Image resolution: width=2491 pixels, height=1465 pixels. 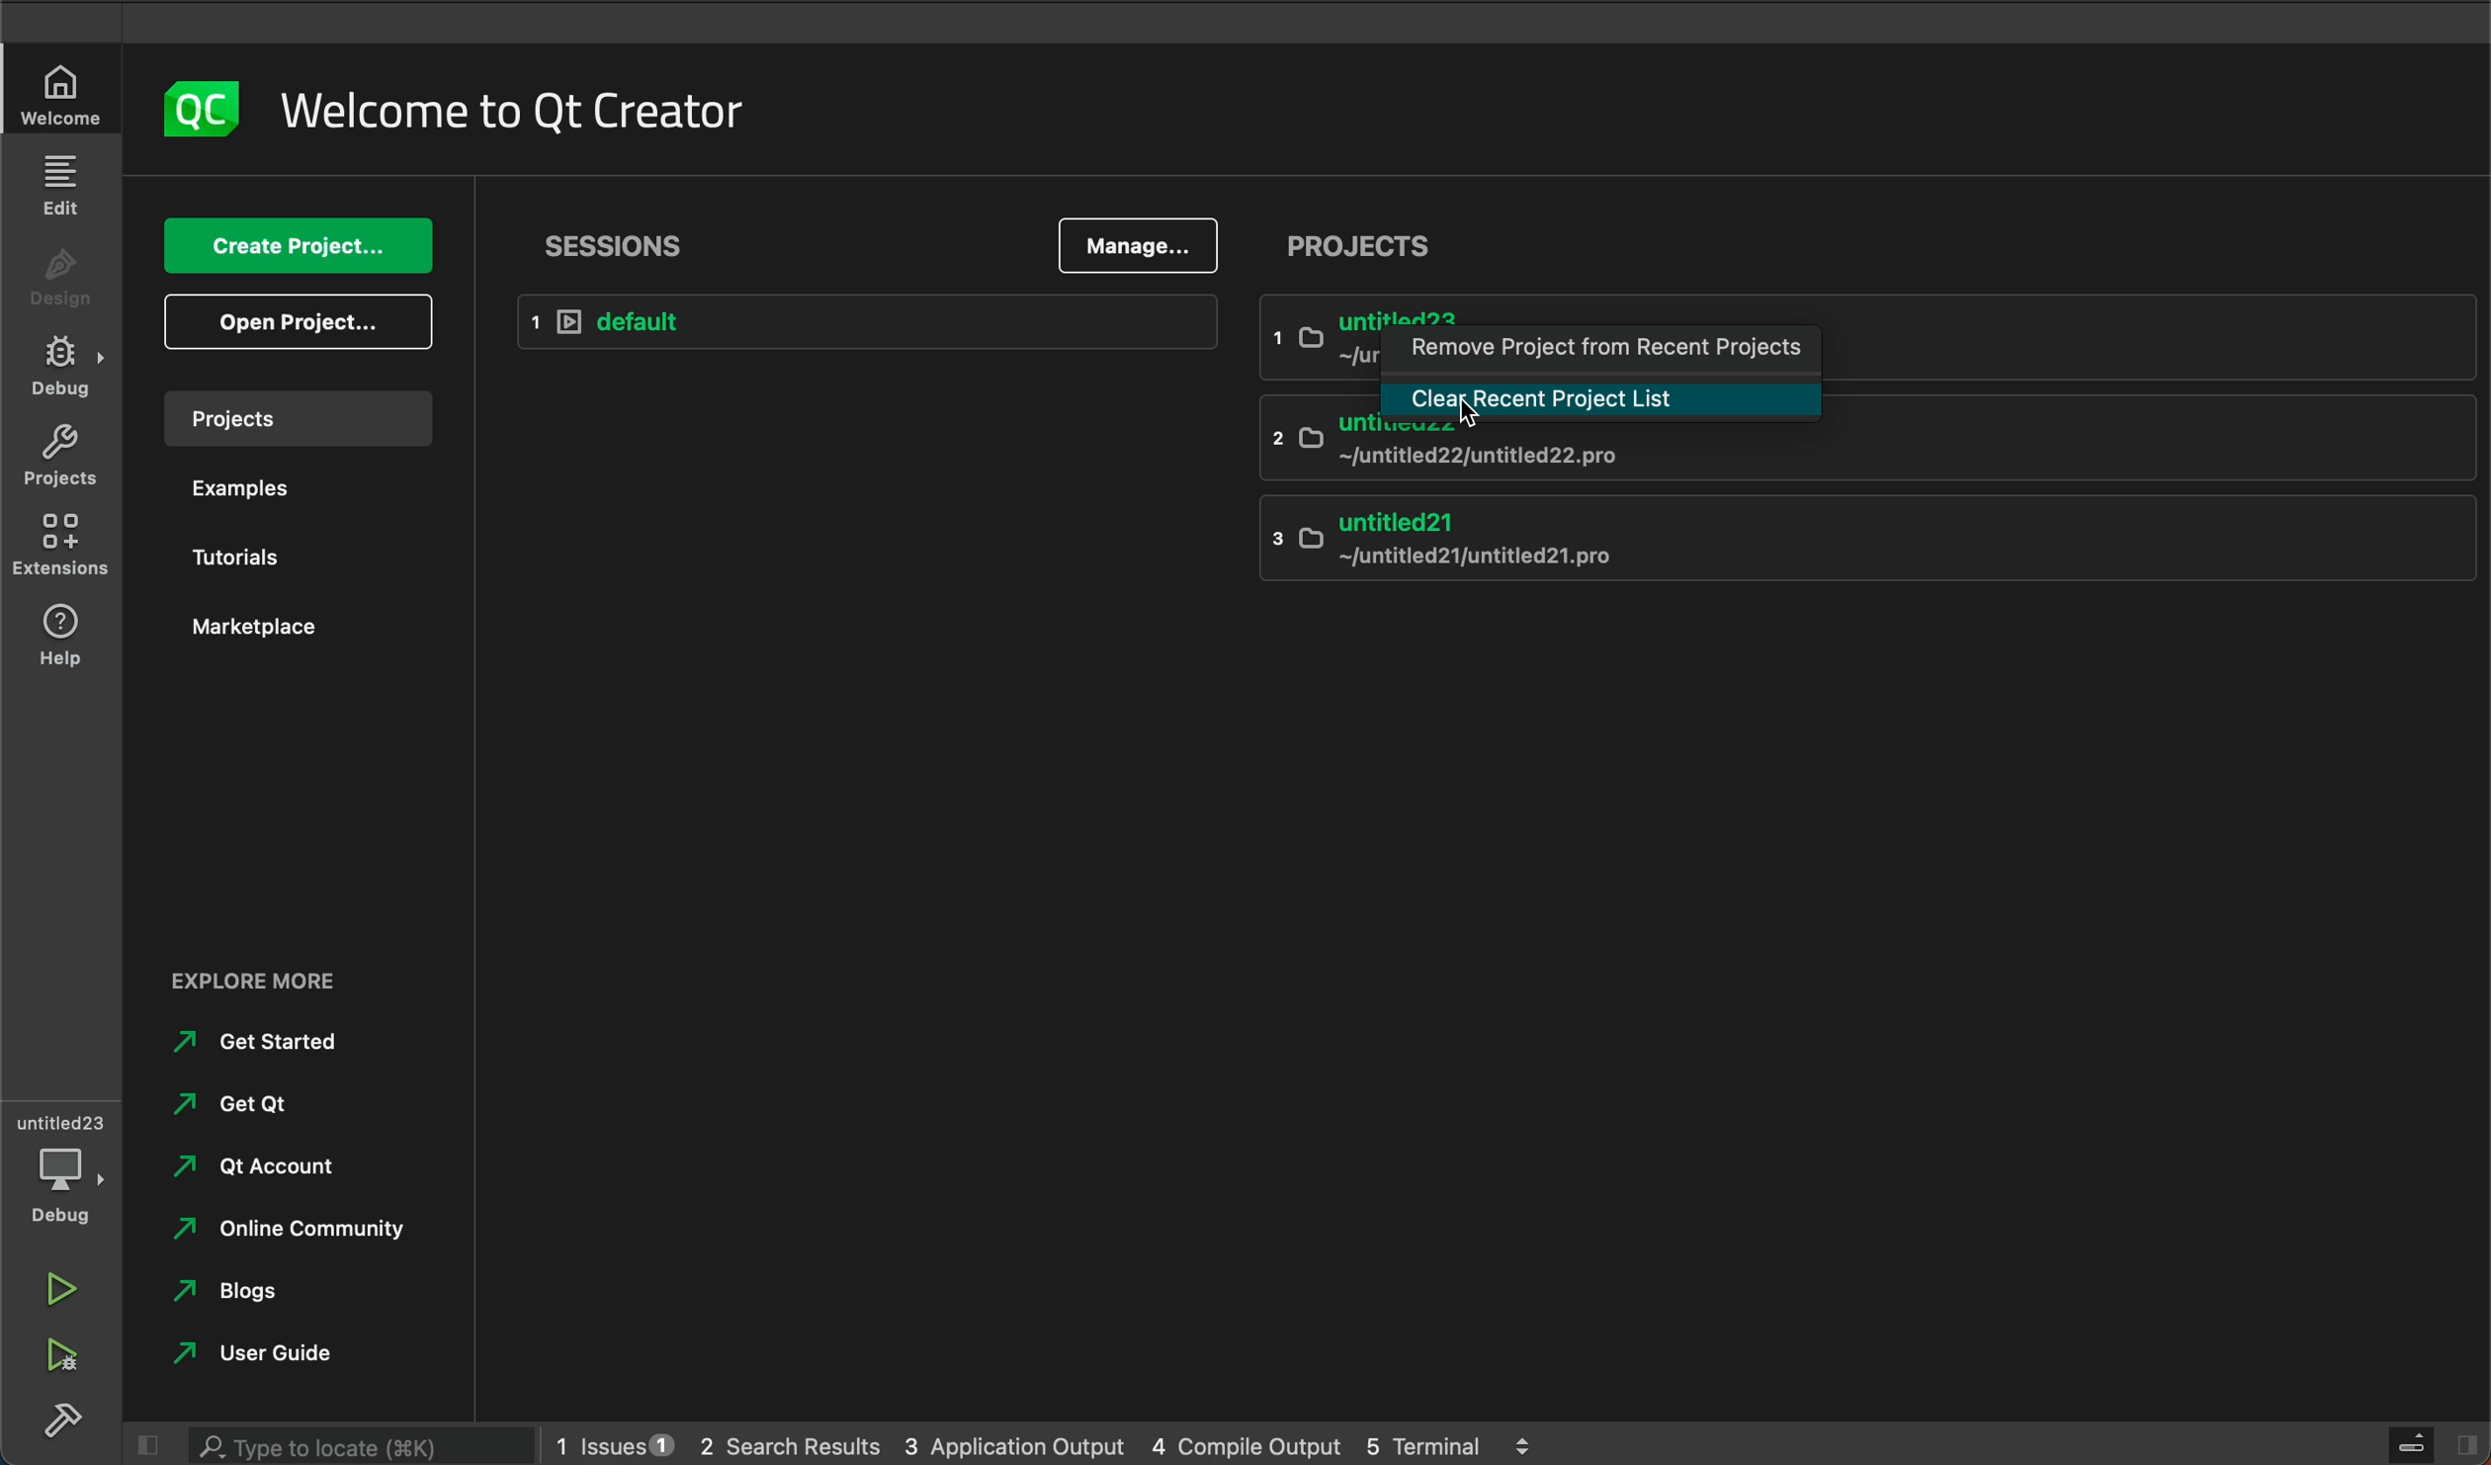 I want to click on project, so click(x=59, y=460).